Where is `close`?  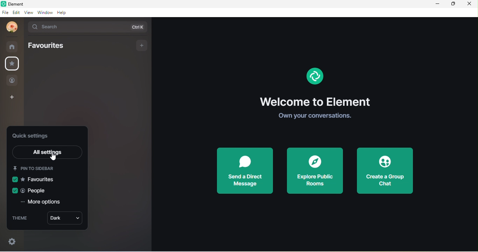
close is located at coordinates (471, 5).